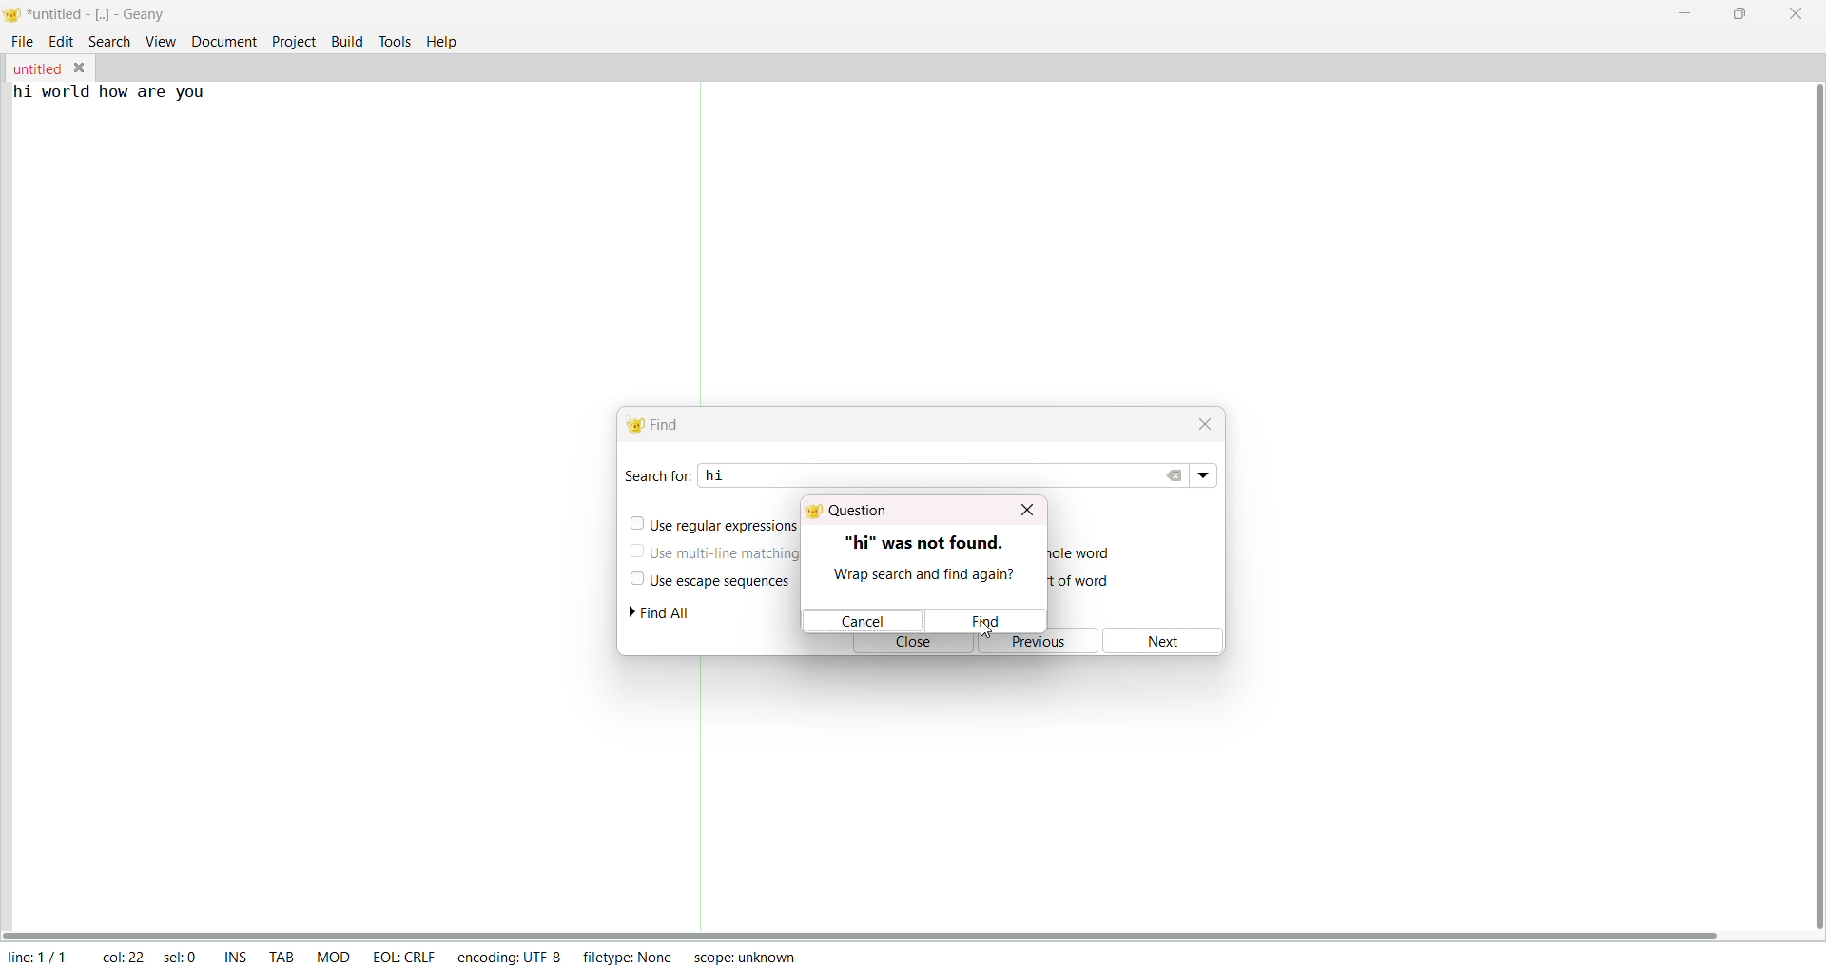 Image resolution: width=1826 pixels, height=968 pixels. Describe the element at coordinates (99, 12) in the screenshot. I see `*untitled - [..] - geany` at that location.